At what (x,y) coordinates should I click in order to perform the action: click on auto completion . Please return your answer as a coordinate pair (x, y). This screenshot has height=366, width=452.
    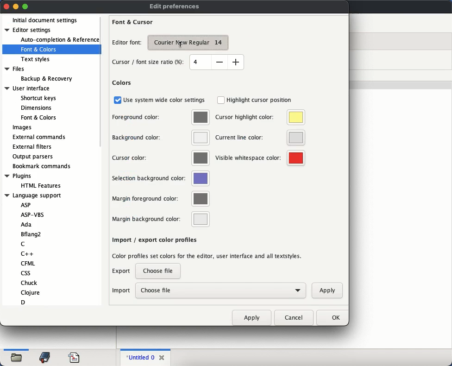
    Looking at the image, I should click on (60, 40).